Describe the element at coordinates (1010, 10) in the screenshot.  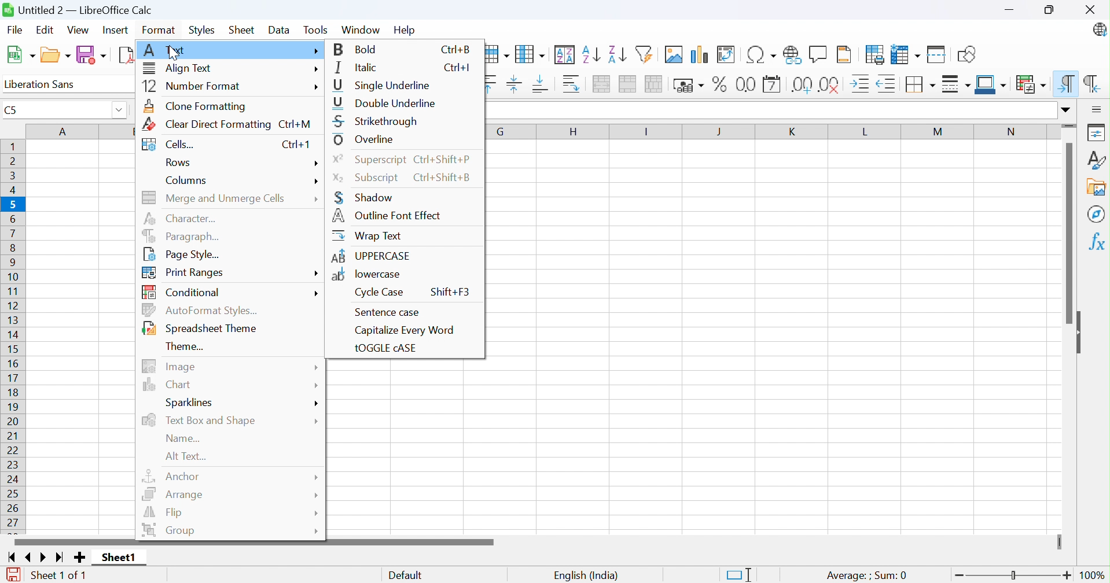
I see `Miniimize` at that location.